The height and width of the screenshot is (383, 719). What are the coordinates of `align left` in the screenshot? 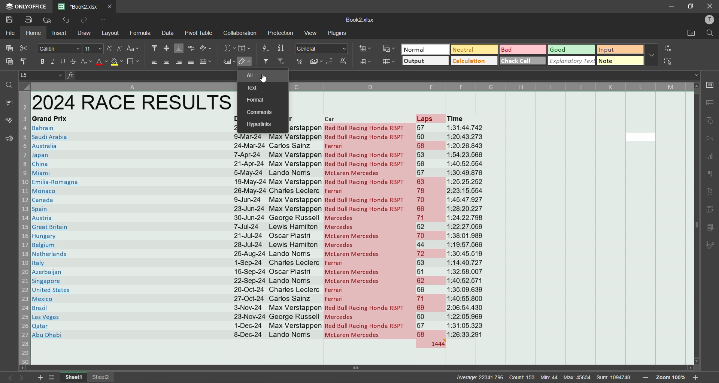 It's located at (154, 61).